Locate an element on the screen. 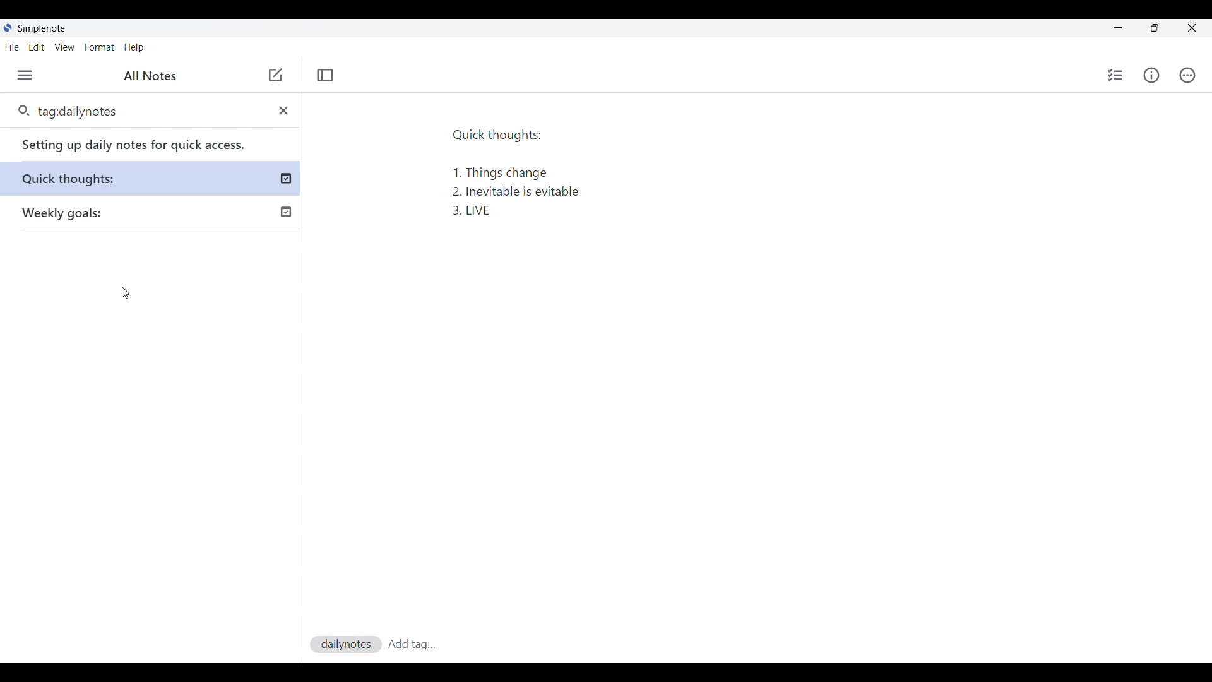  View menu is located at coordinates (64, 47).